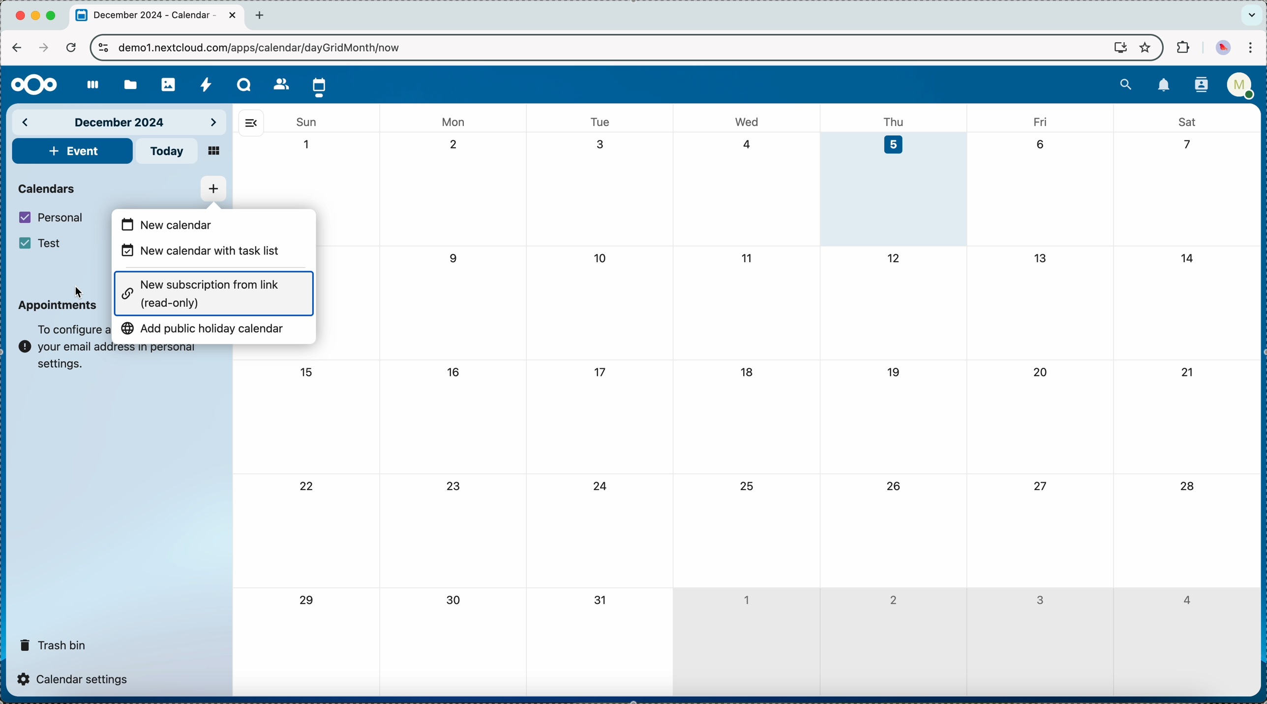 This screenshot has width=1267, height=704. I want to click on 1, so click(746, 597).